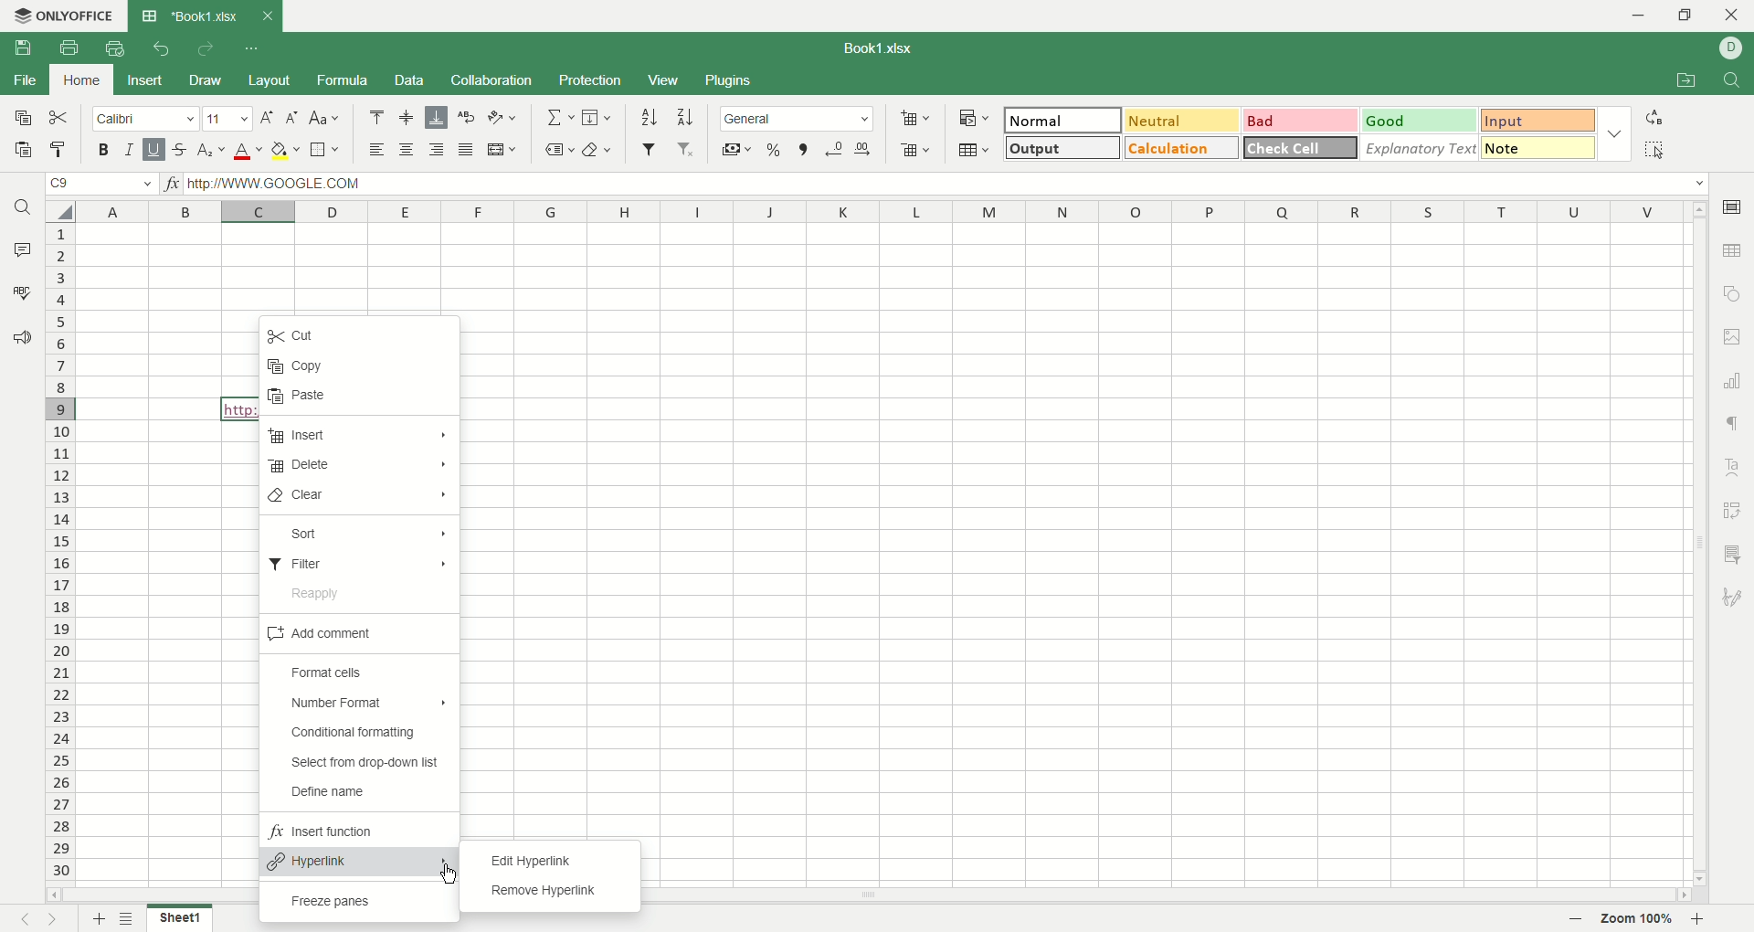  I want to click on home, so click(78, 79).